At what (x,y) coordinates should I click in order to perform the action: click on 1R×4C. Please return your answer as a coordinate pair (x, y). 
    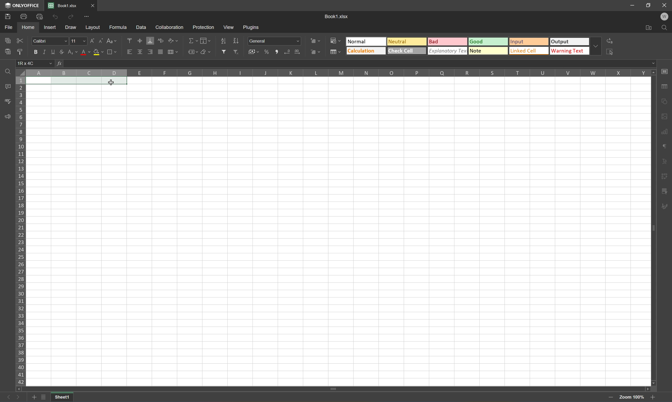
    Looking at the image, I should click on (36, 64).